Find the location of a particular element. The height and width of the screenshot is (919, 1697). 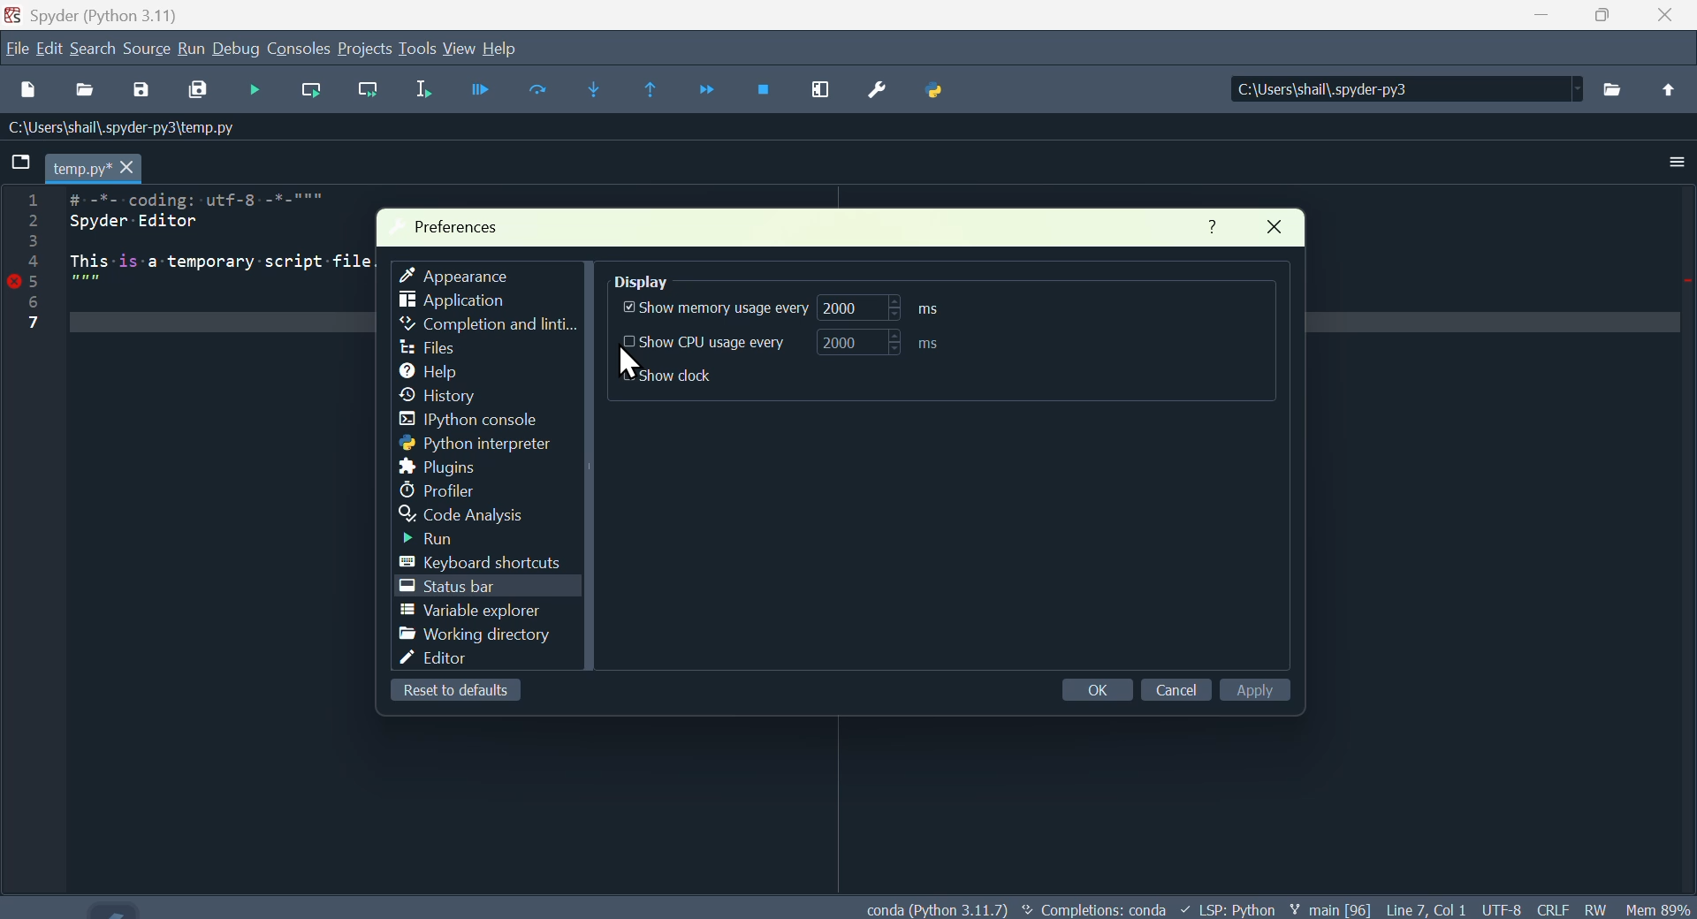

Variable explorer is located at coordinates (472, 612).